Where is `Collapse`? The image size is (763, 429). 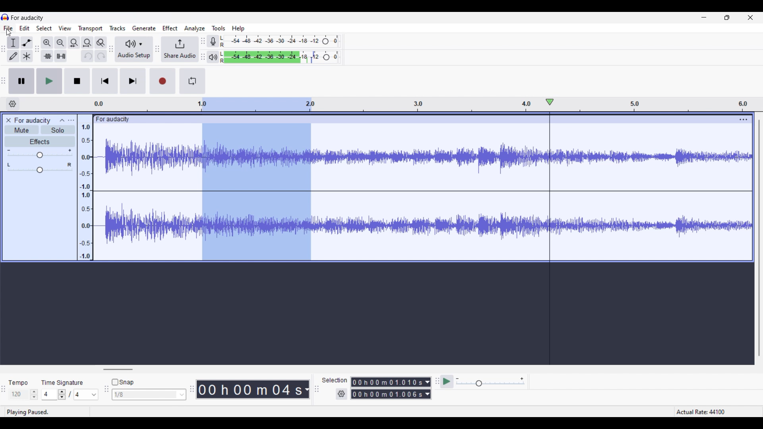
Collapse is located at coordinates (62, 120).